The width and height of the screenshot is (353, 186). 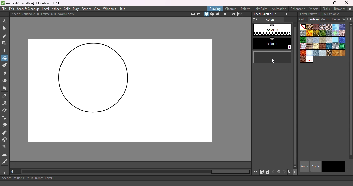 What do you see at coordinates (5, 172) in the screenshot?
I see `More tools` at bounding box center [5, 172].